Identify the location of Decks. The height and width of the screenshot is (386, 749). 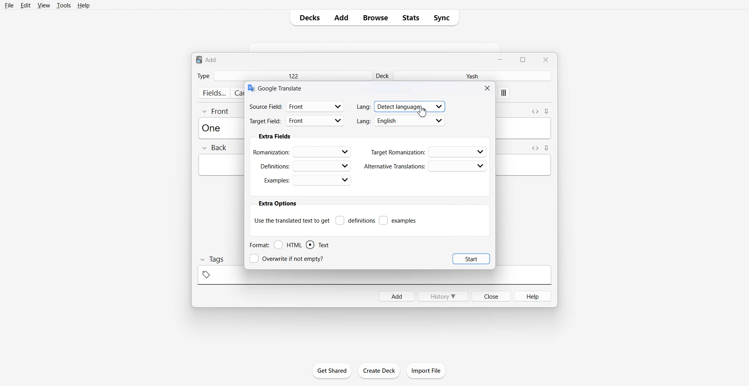
(307, 18).